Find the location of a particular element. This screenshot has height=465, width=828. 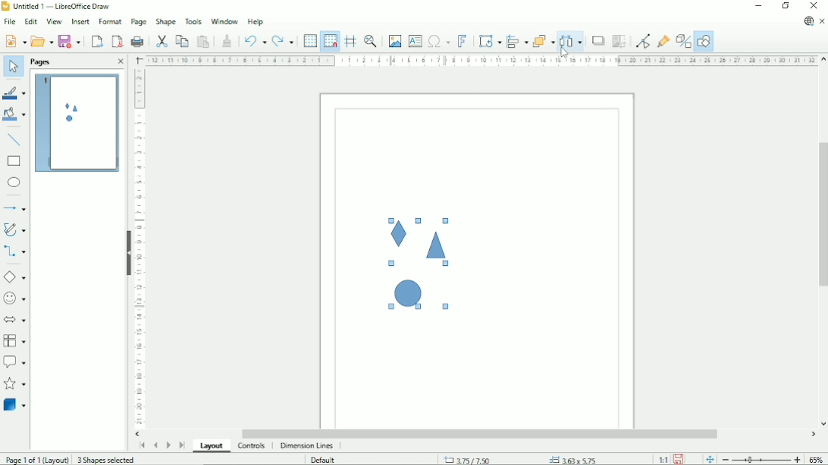

Helplines while moving is located at coordinates (350, 41).